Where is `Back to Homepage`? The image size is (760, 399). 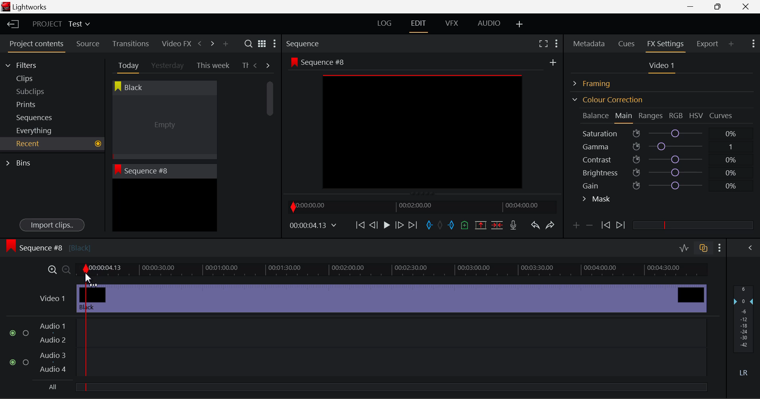
Back to Homepage is located at coordinates (10, 24).